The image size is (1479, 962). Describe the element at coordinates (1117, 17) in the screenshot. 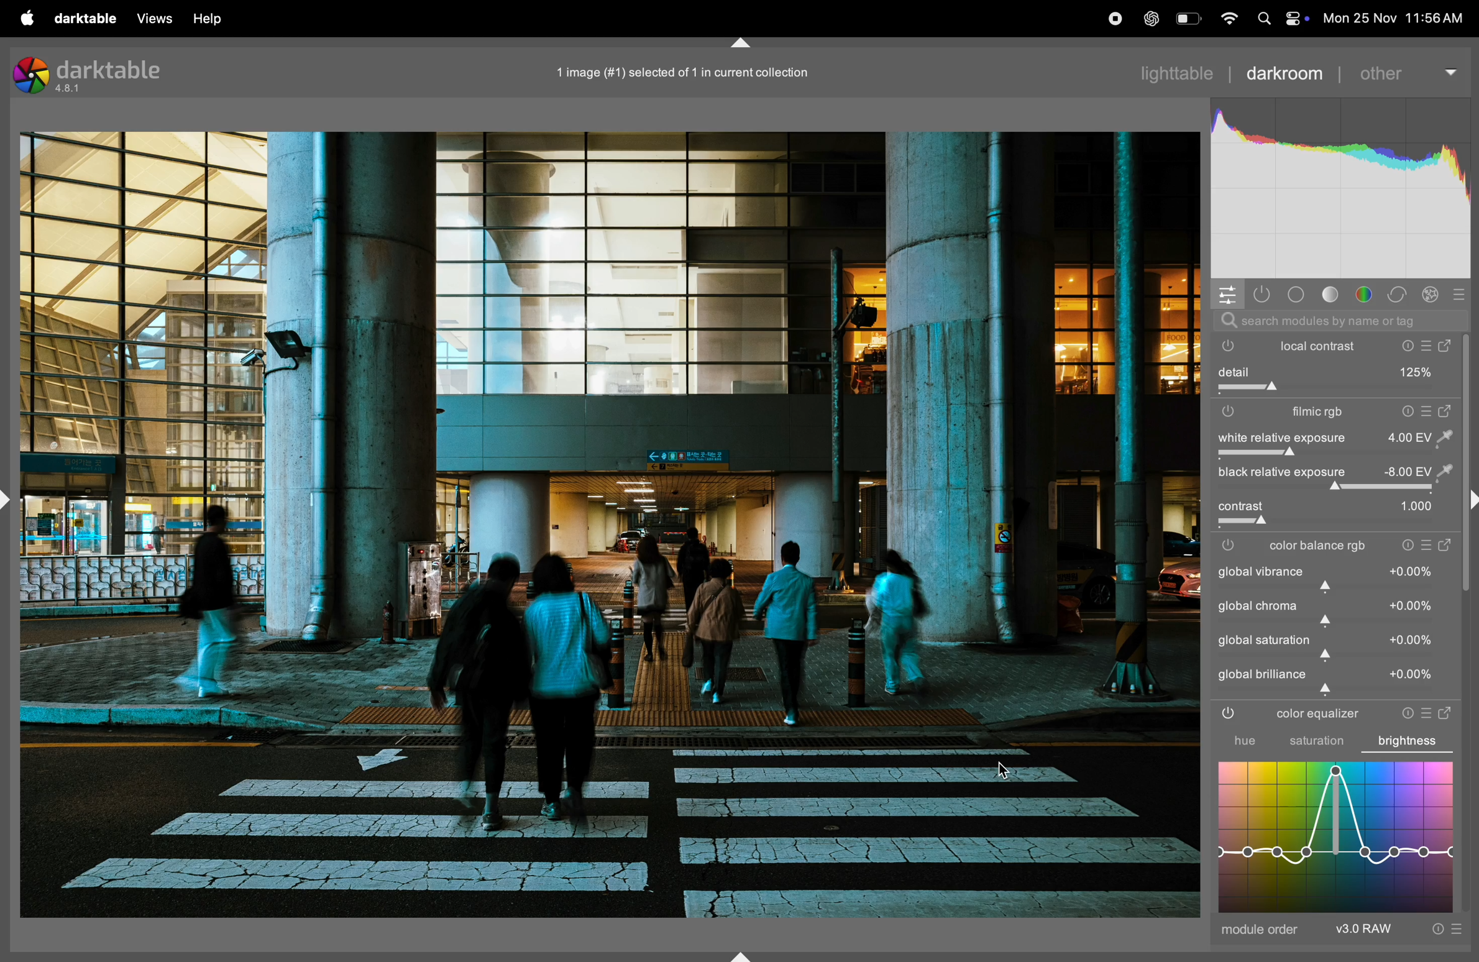

I see `record` at that location.